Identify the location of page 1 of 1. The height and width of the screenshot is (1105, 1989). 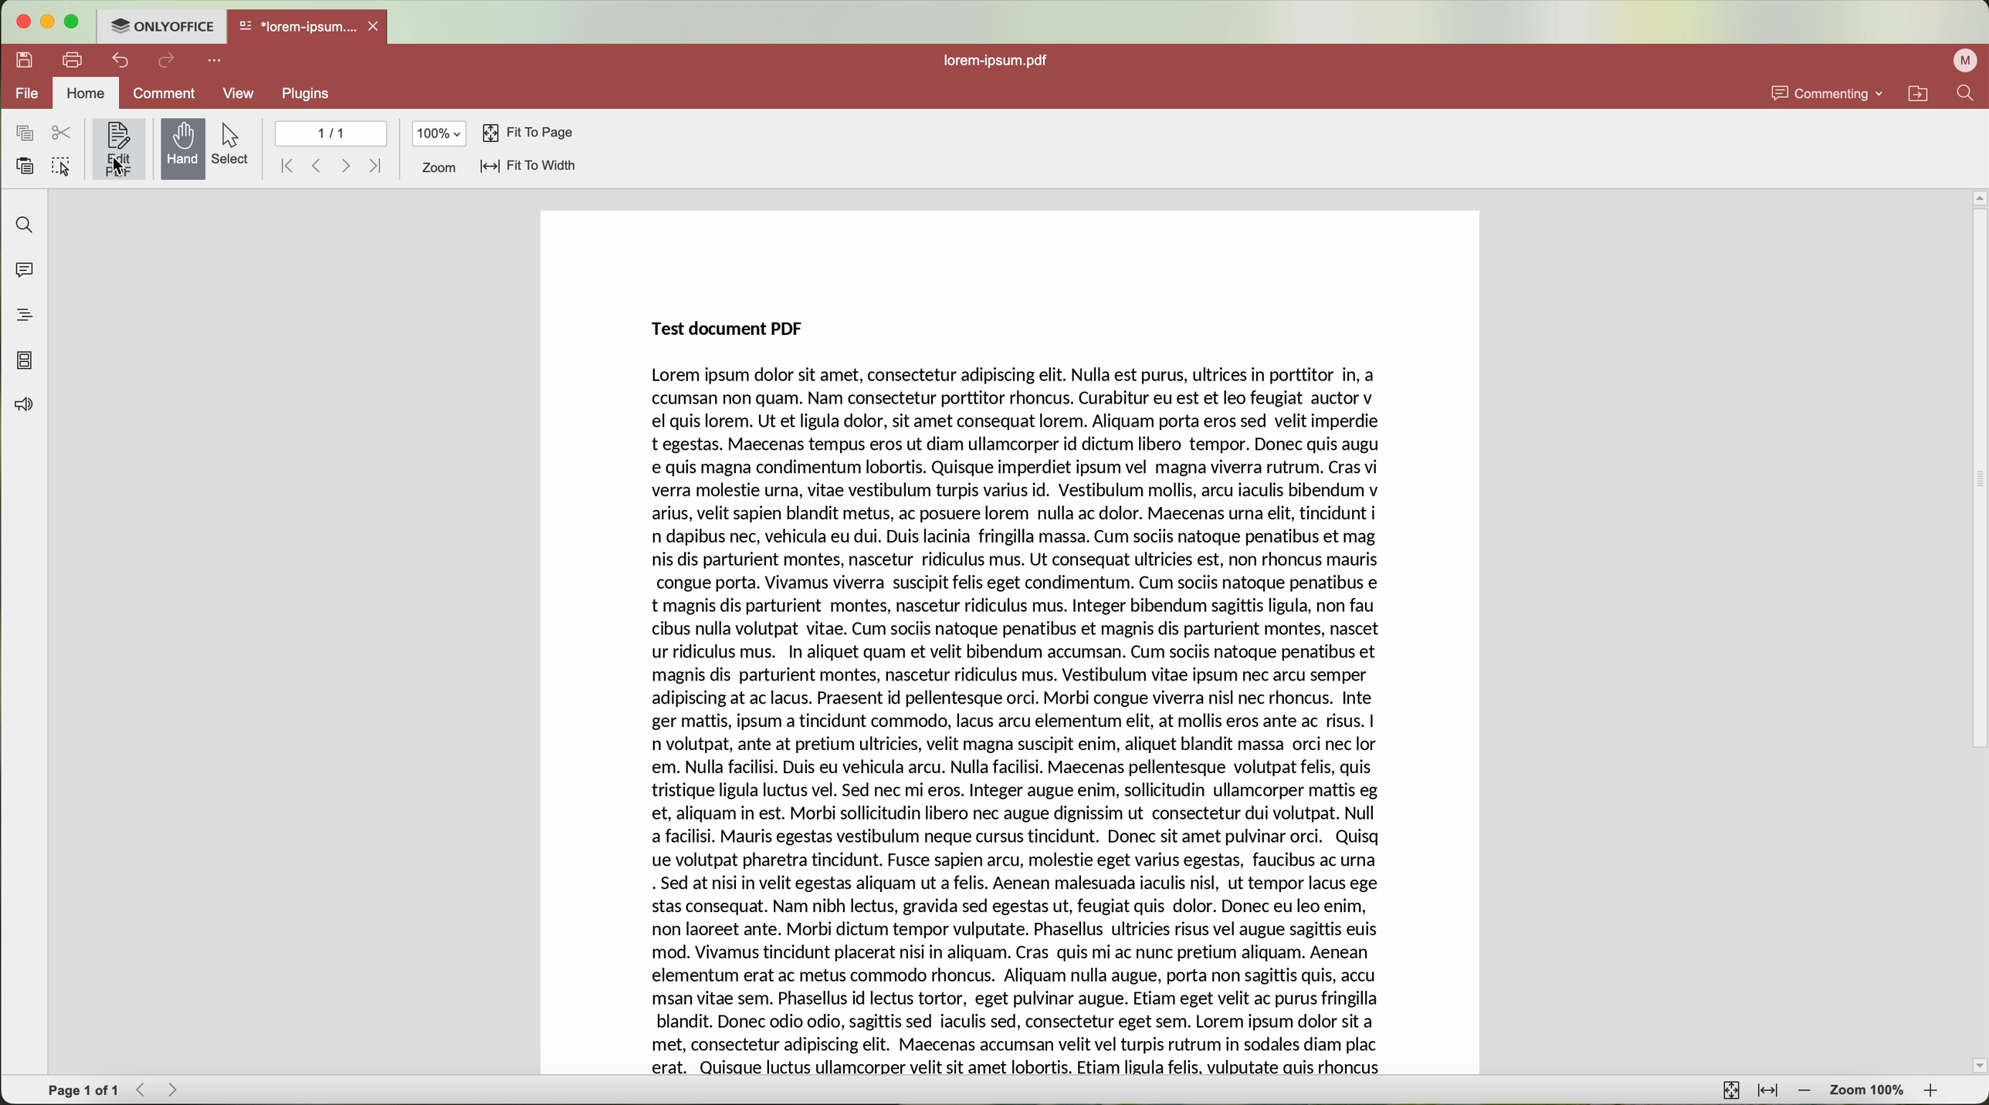
(84, 1091).